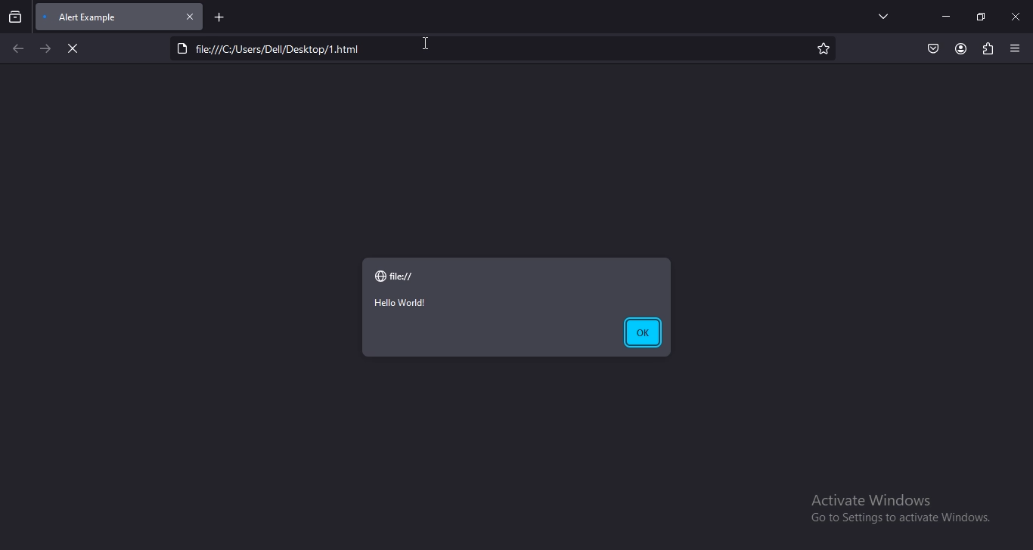 Image resolution: width=1033 pixels, height=550 pixels. I want to click on refresh, so click(73, 50).